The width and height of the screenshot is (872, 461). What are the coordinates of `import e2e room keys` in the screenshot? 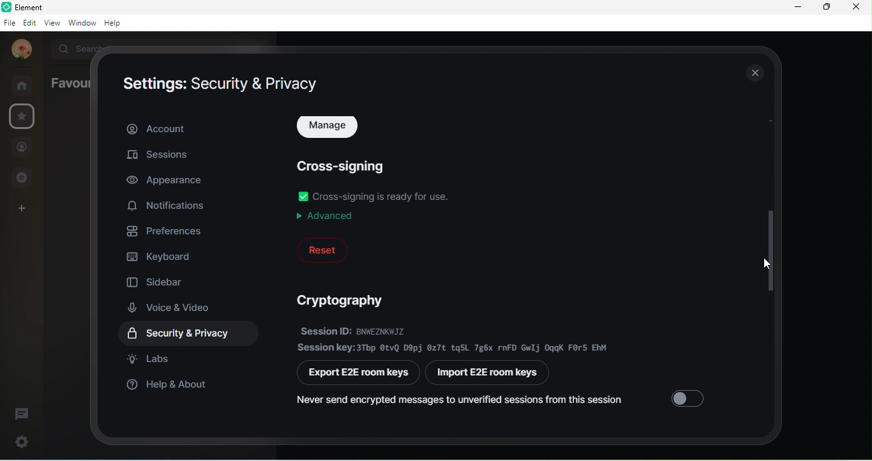 It's located at (492, 374).